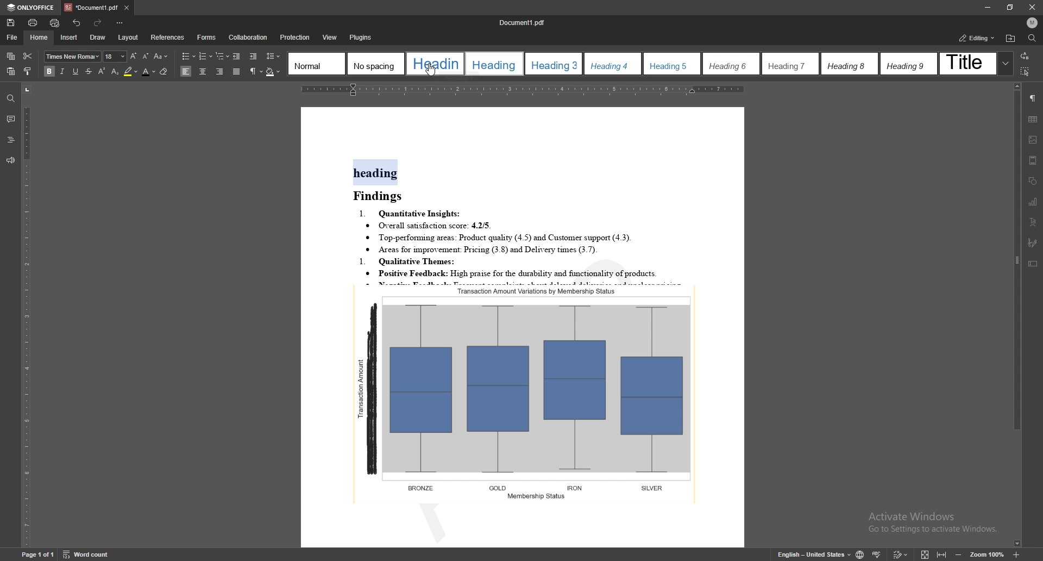 Image resolution: width=1043 pixels, height=561 pixels. Describe the element at coordinates (167, 37) in the screenshot. I see `references` at that location.